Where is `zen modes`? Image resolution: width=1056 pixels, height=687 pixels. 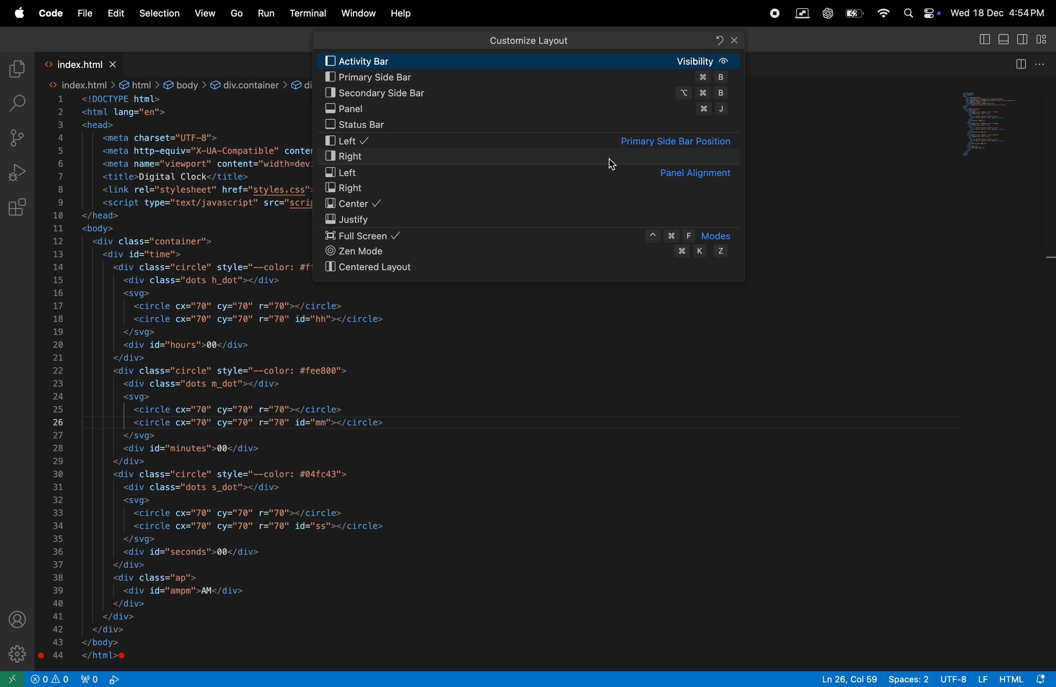 zen modes is located at coordinates (528, 253).